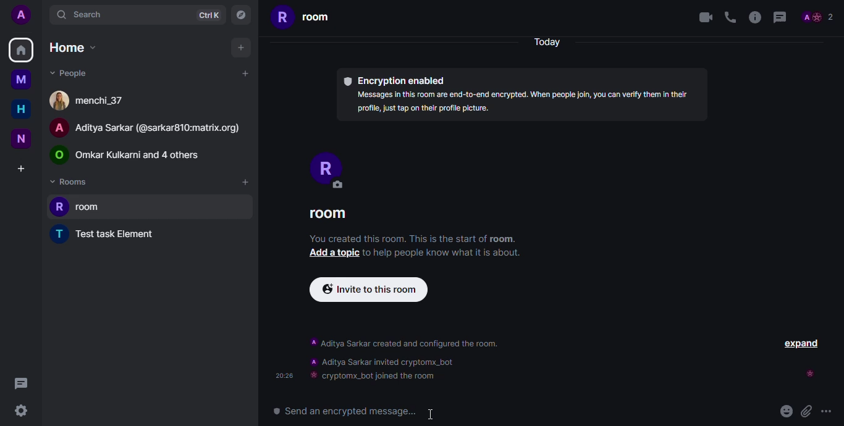 The image size is (844, 426). I want to click on cryptomx_bot joined the room, so click(377, 377).